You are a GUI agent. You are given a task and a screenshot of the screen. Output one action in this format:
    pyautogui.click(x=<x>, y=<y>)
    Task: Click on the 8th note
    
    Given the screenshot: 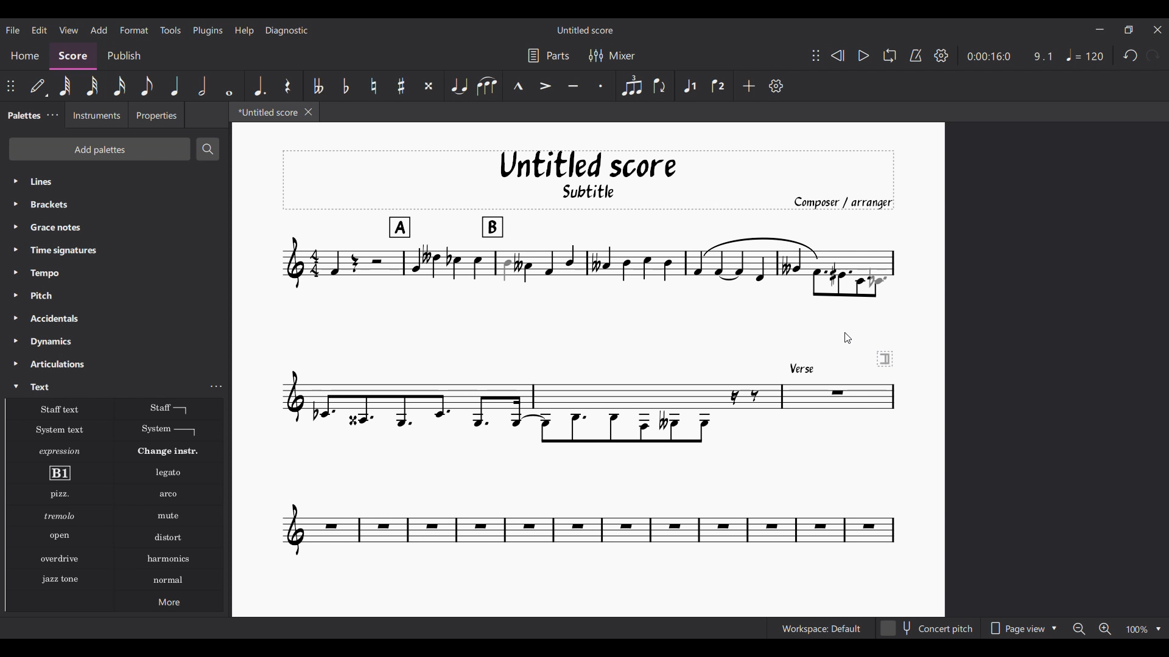 What is the action you would take?
    pyautogui.click(x=147, y=86)
    